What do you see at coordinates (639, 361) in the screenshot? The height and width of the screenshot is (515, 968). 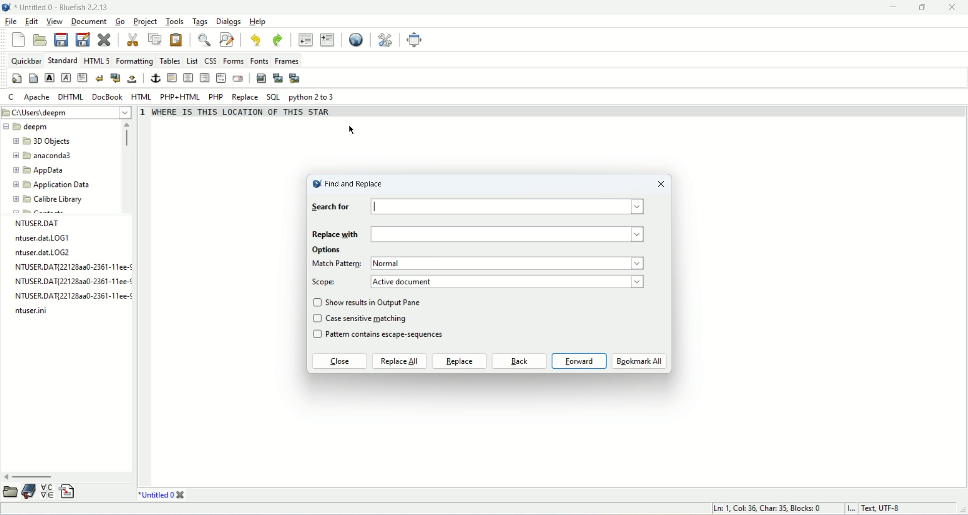 I see `bookmark all` at bounding box center [639, 361].